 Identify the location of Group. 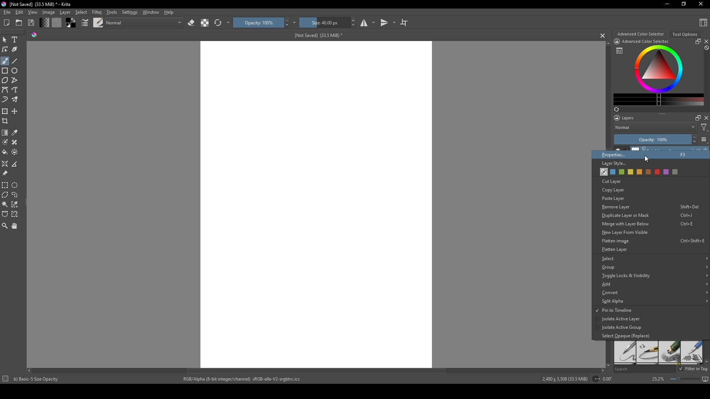
(652, 267).